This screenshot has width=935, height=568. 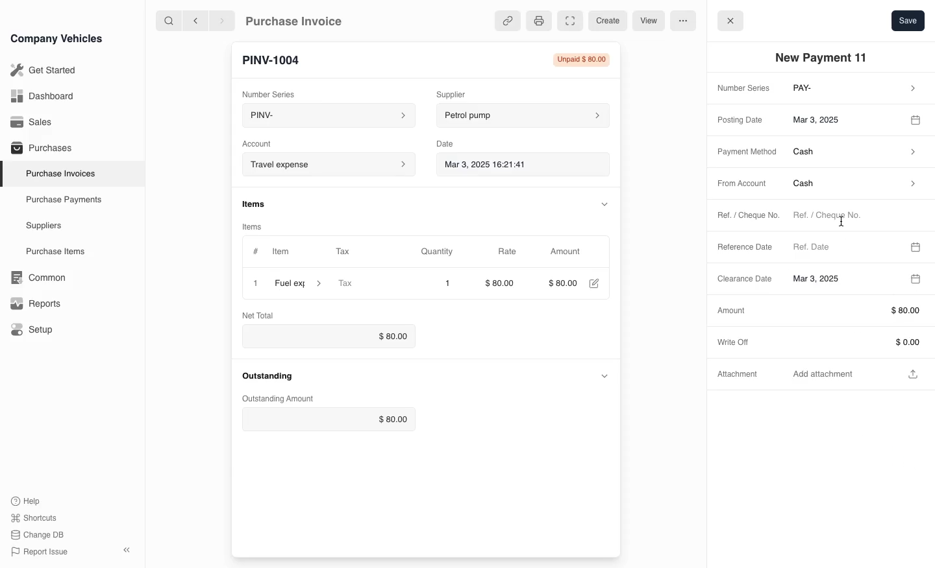 What do you see at coordinates (354, 252) in the screenshot?
I see `Tax` at bounding box center [354, 252].